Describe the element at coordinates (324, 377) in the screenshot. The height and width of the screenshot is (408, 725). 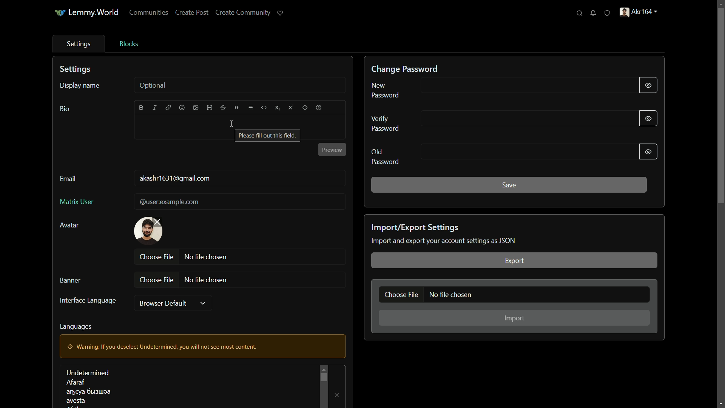
I see `scroll bar` at that location.